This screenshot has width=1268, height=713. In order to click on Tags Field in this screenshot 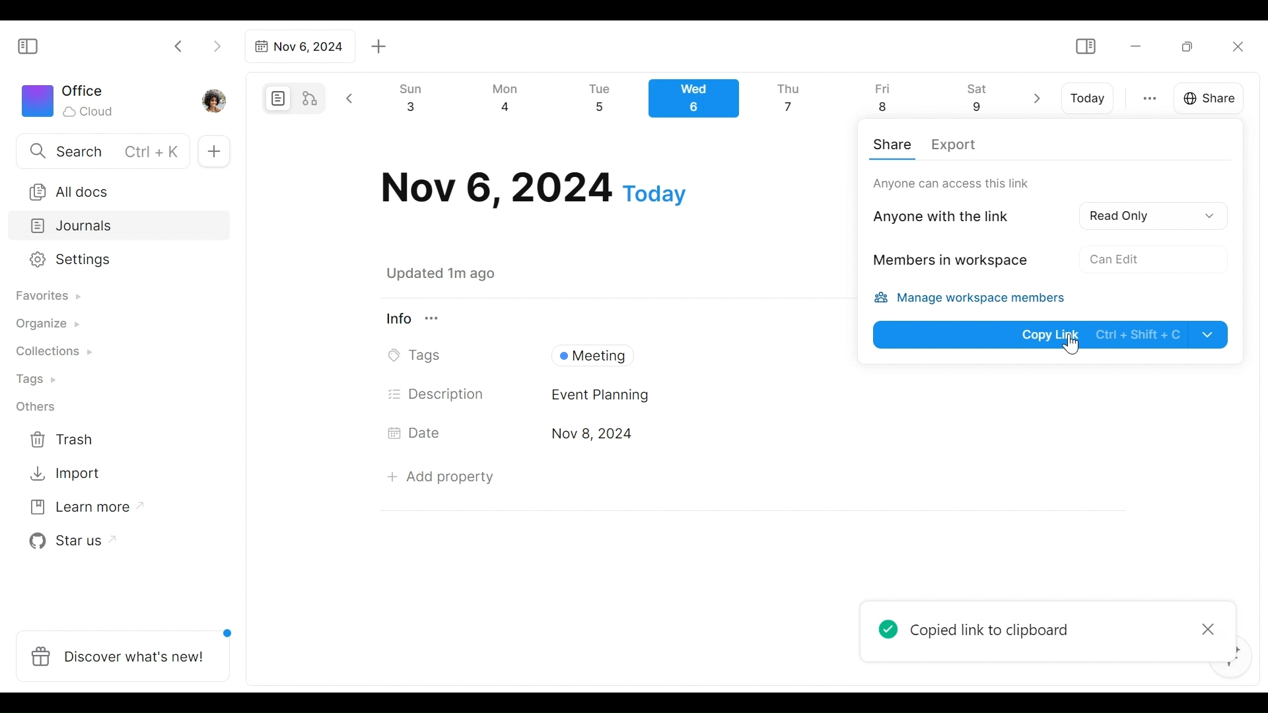, I will do `click(693, 353)`.